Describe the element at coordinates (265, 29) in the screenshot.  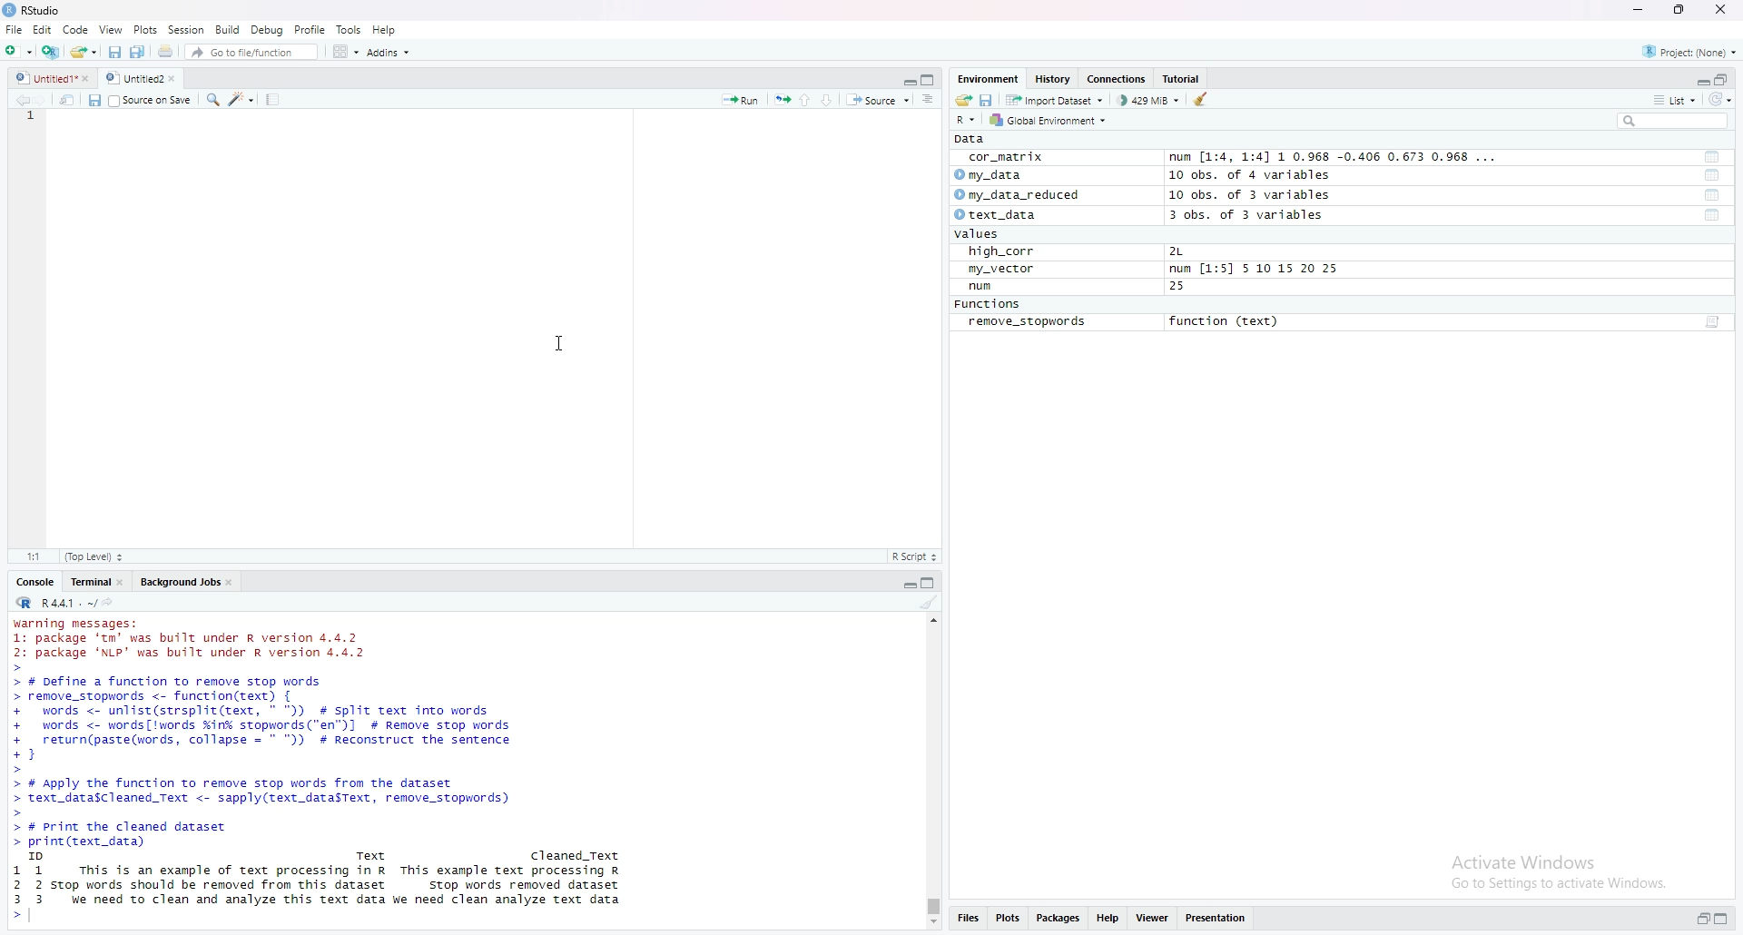
I see `Debug` at that location.